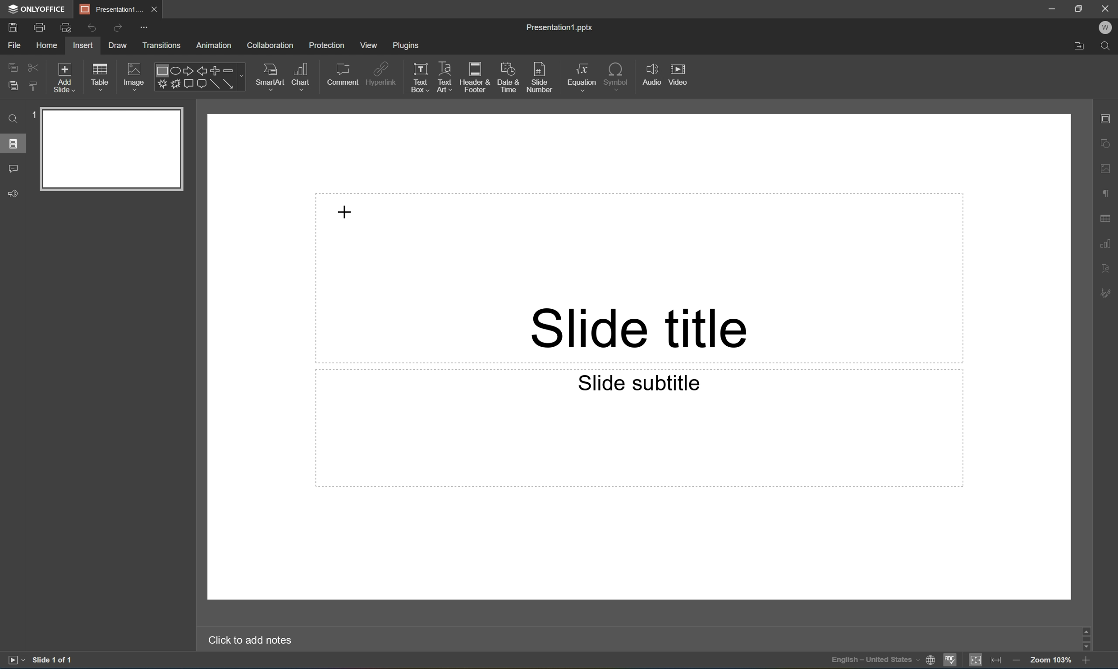 Image resolution: width=1118 pixels, height=669 pixels. What do you see at coordinates (406, 45) in the screenshot?
I see `Plugins` at bounding box center [406, 45].